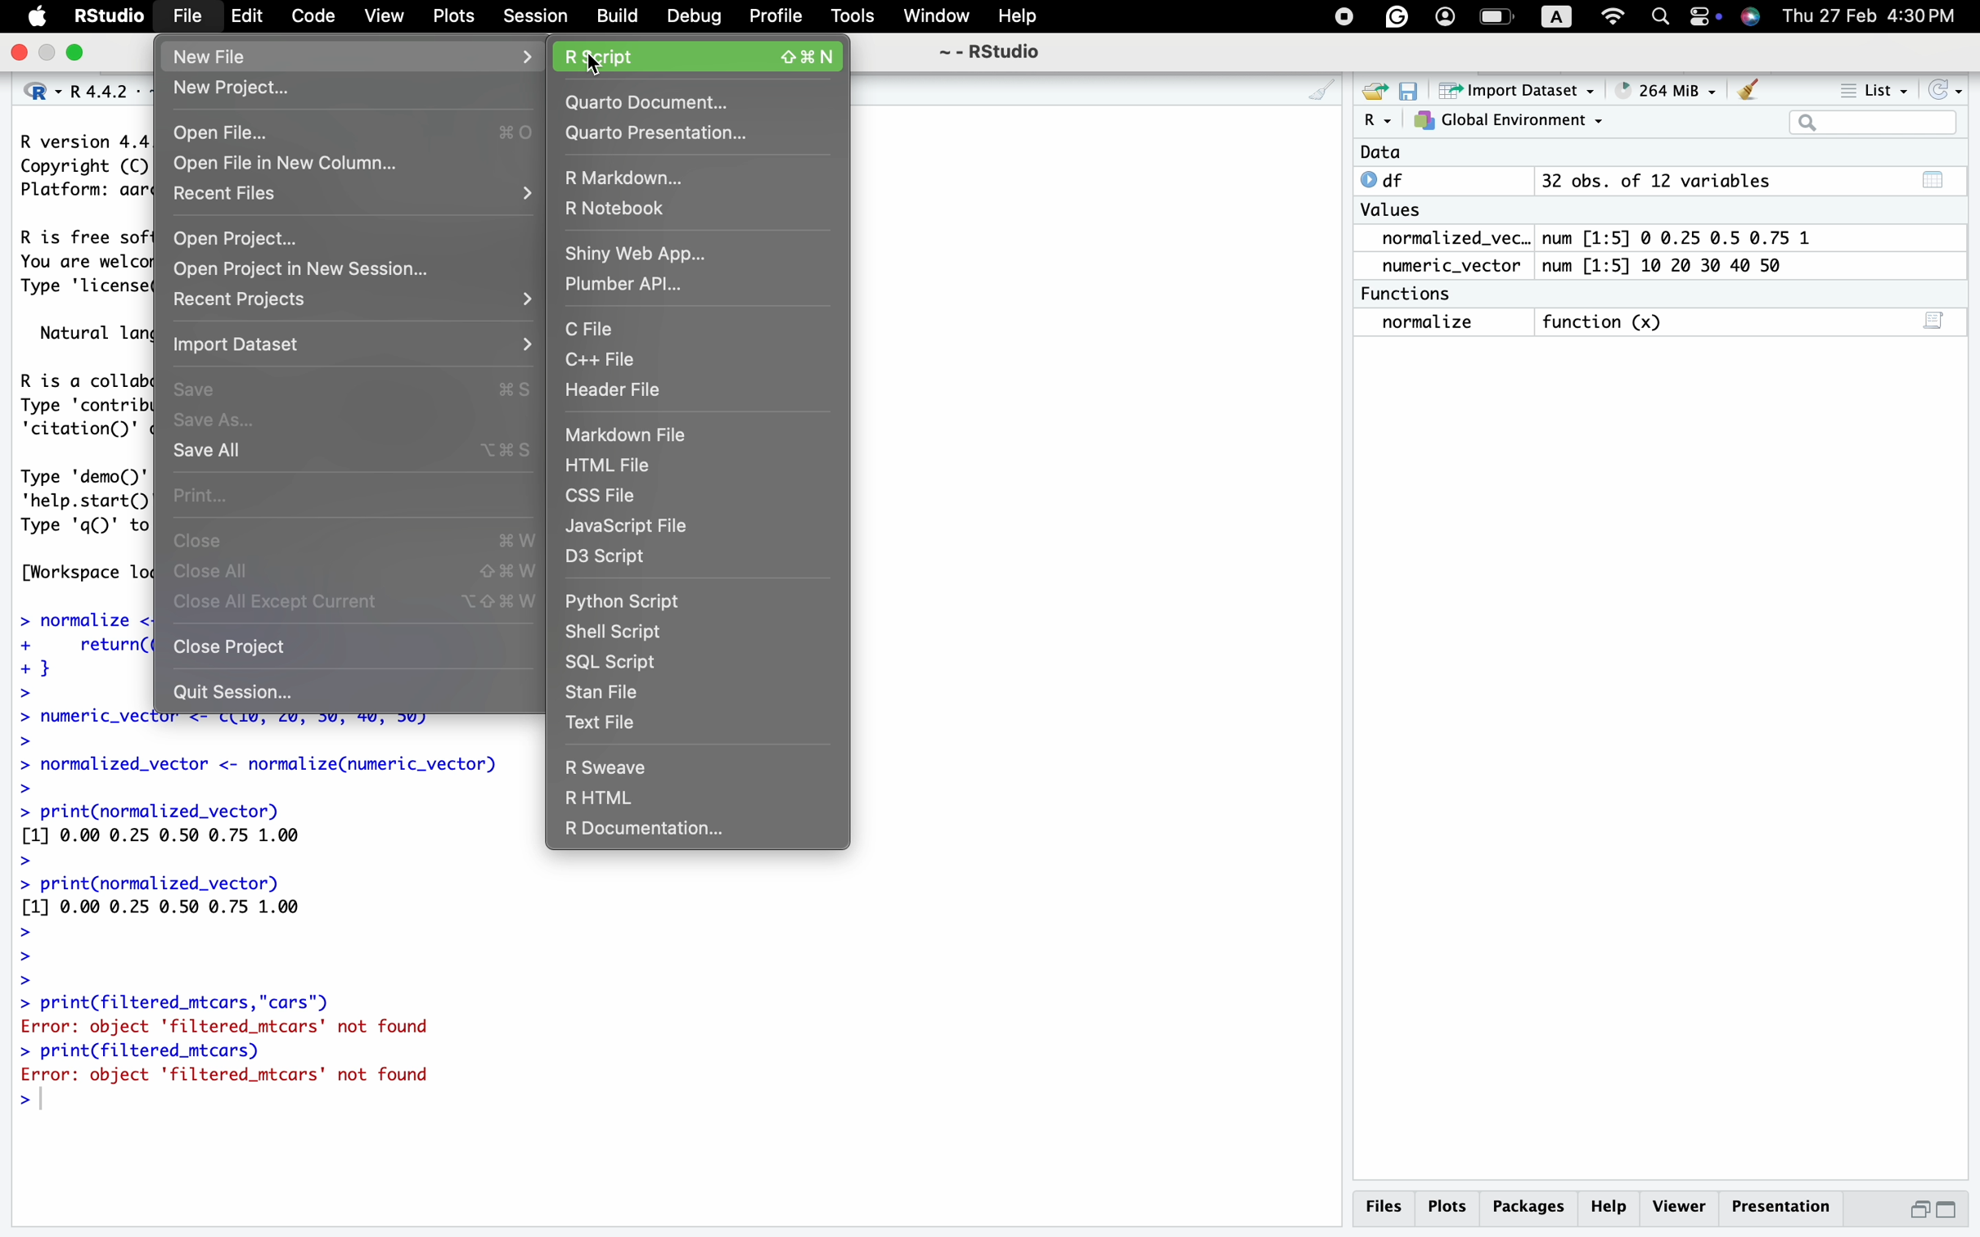 This screenshot has width=1980, height=1237. I want to click on javascript file, so click(698, 526).